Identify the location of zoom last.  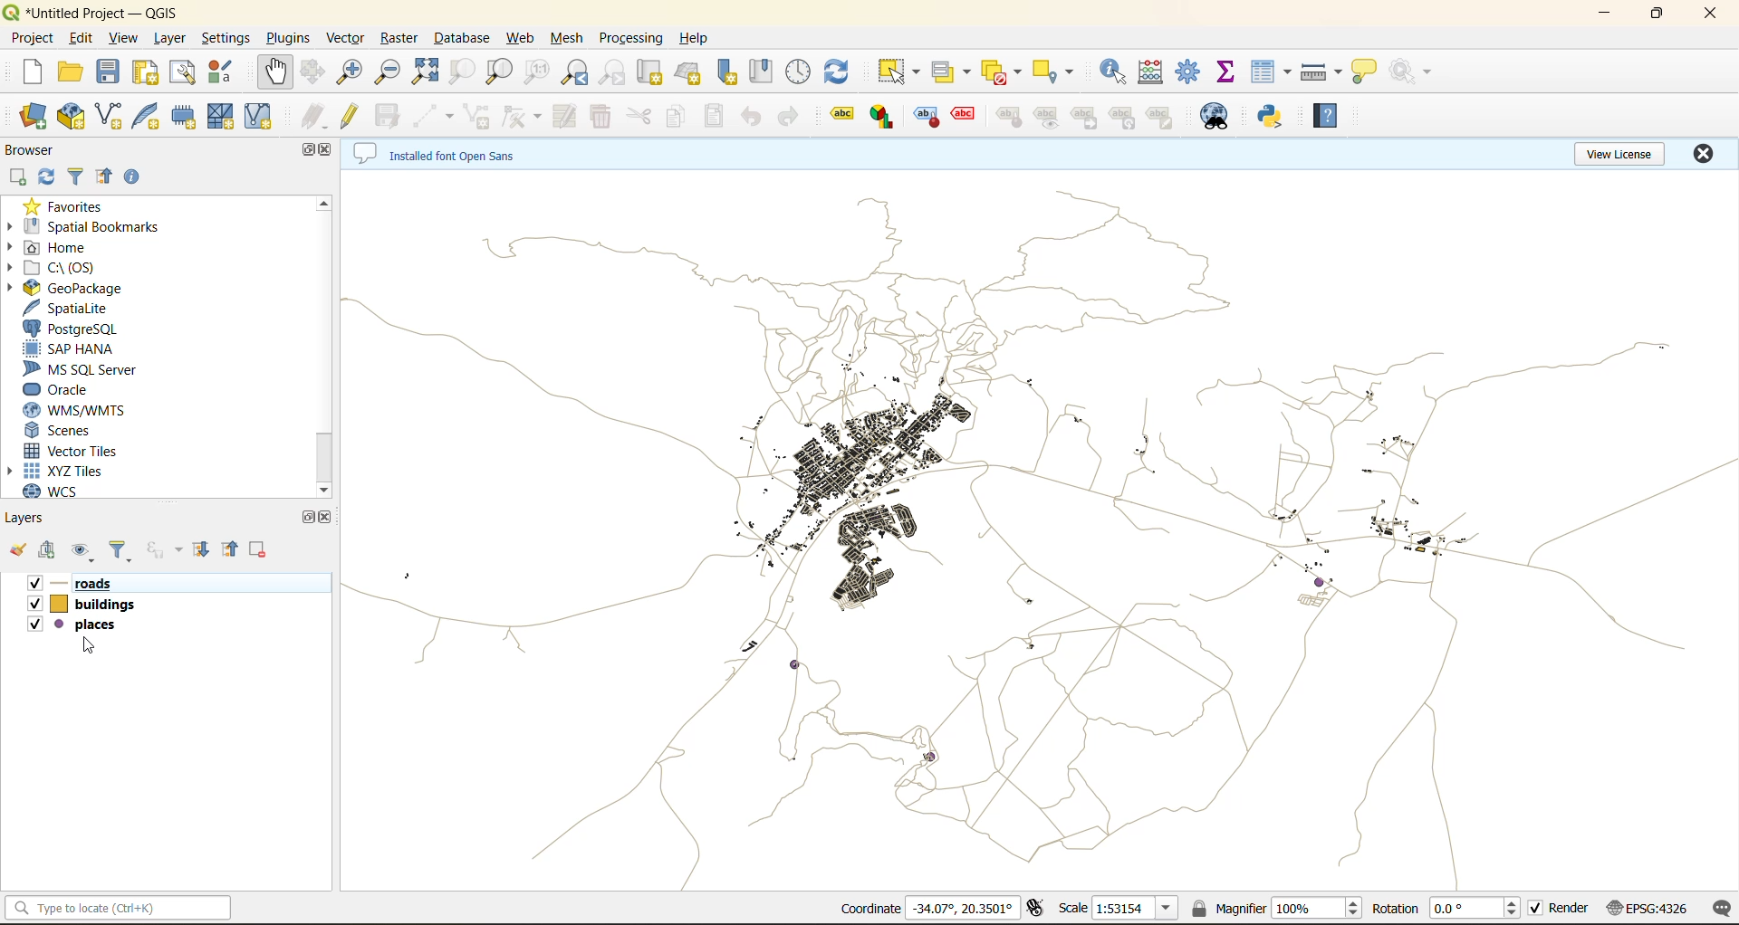
(581, 72).